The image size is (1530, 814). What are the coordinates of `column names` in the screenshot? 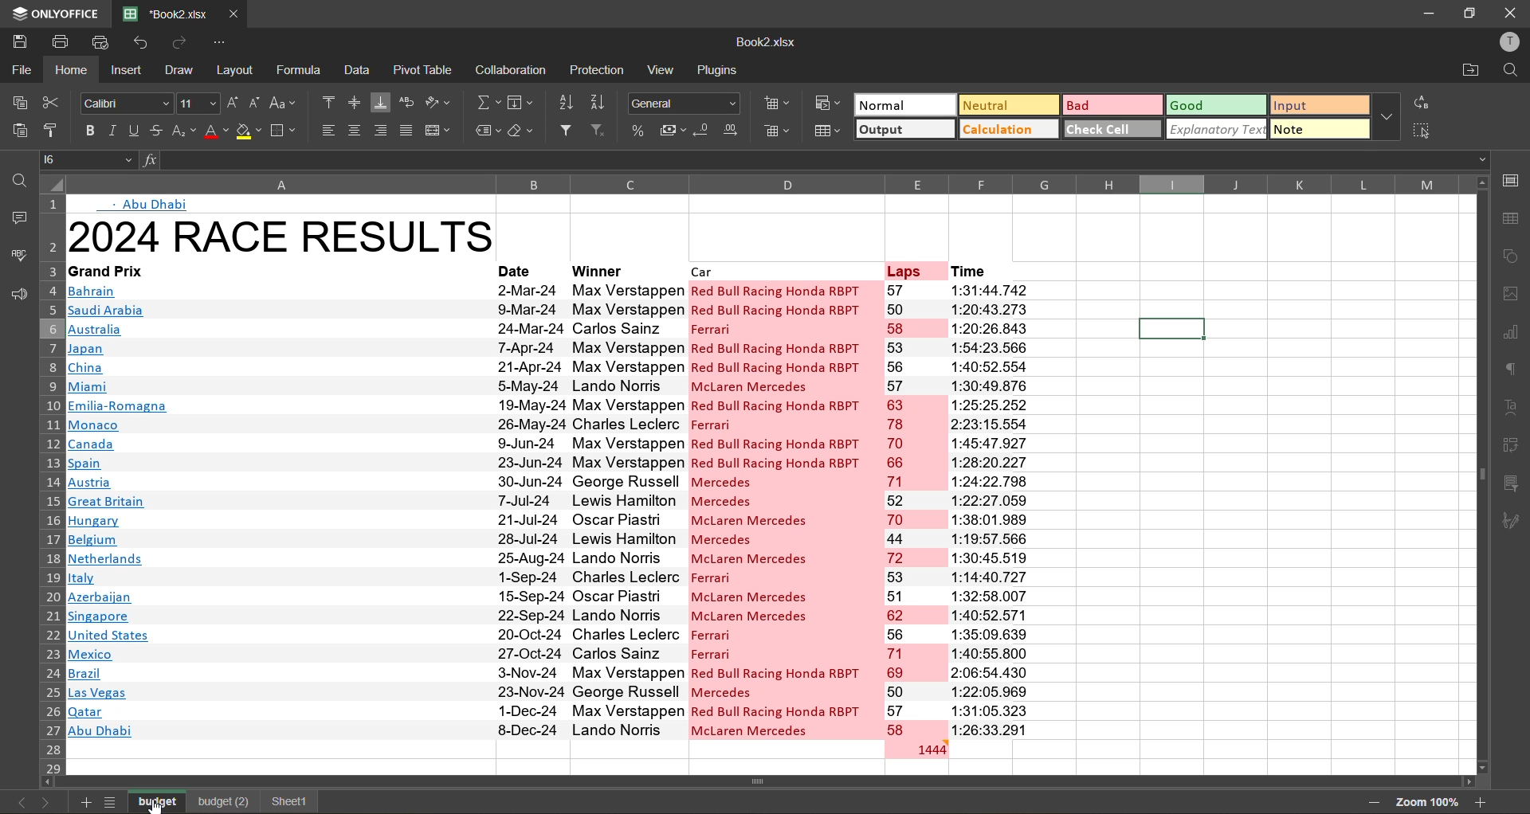 It's located at (759, 184).